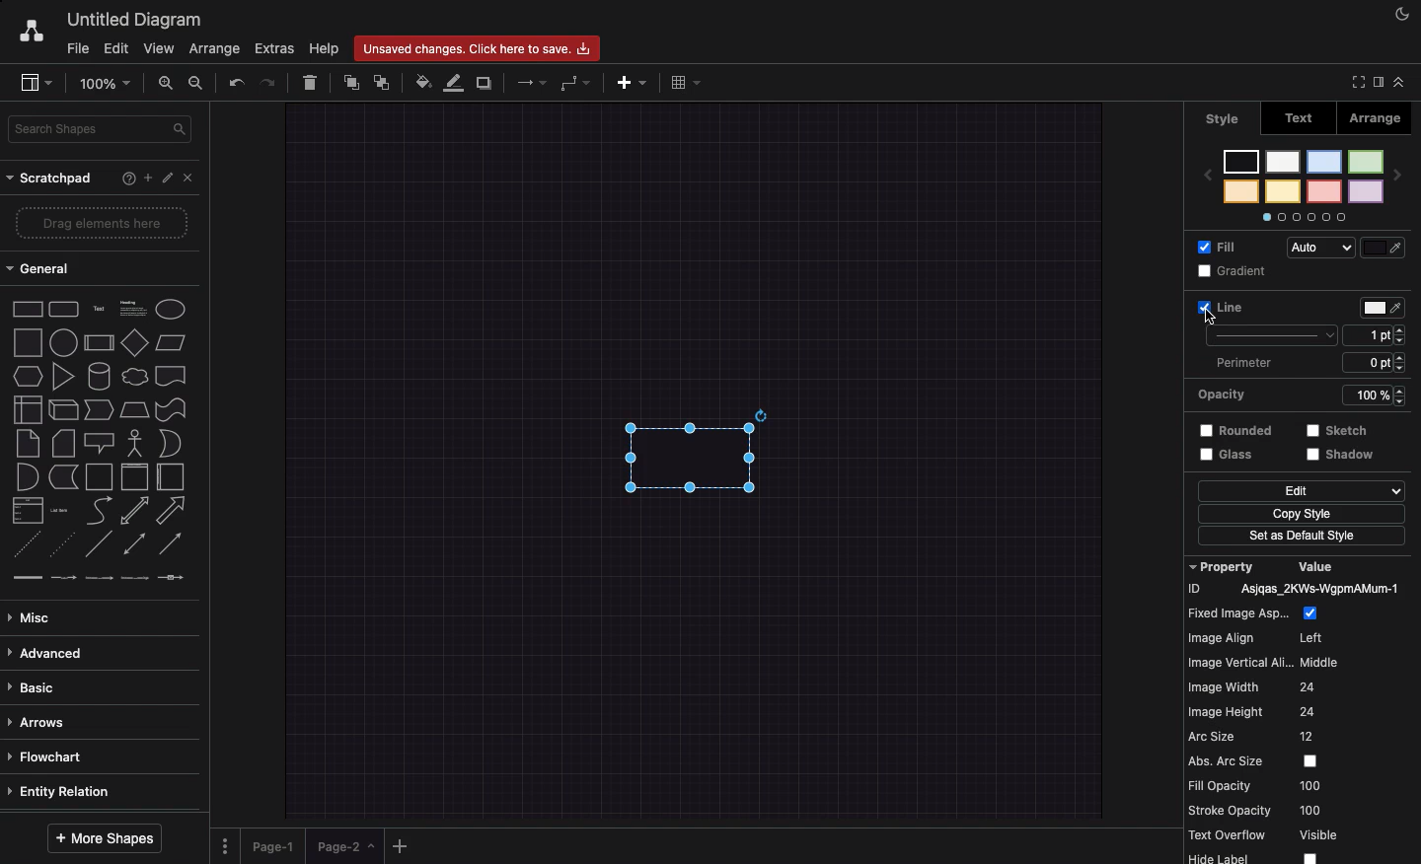 The image size is (1421, 864). I want to click on , so click(134, 342).